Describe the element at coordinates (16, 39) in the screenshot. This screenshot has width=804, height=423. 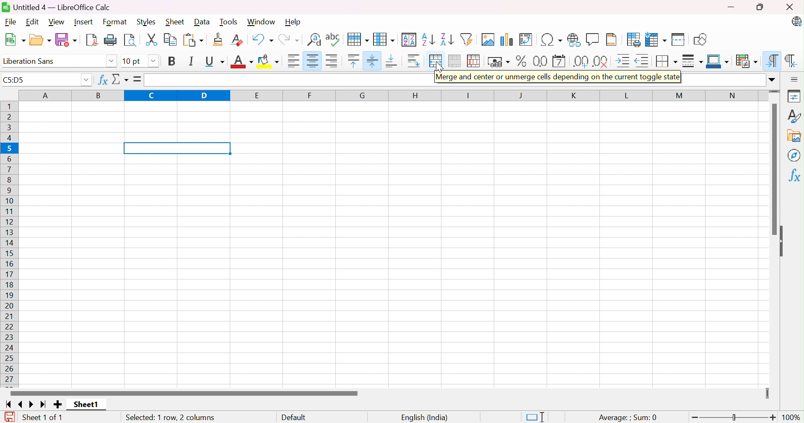
I see `New` at that location.